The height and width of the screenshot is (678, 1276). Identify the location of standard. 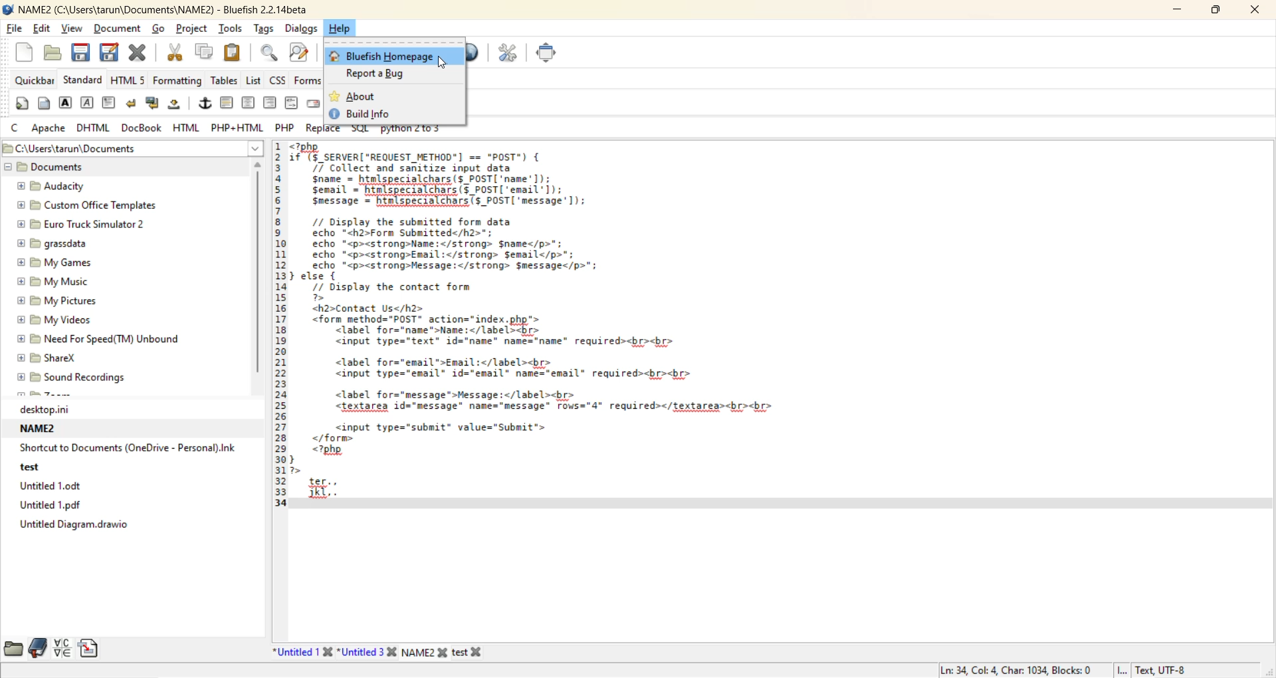
(84, 80).